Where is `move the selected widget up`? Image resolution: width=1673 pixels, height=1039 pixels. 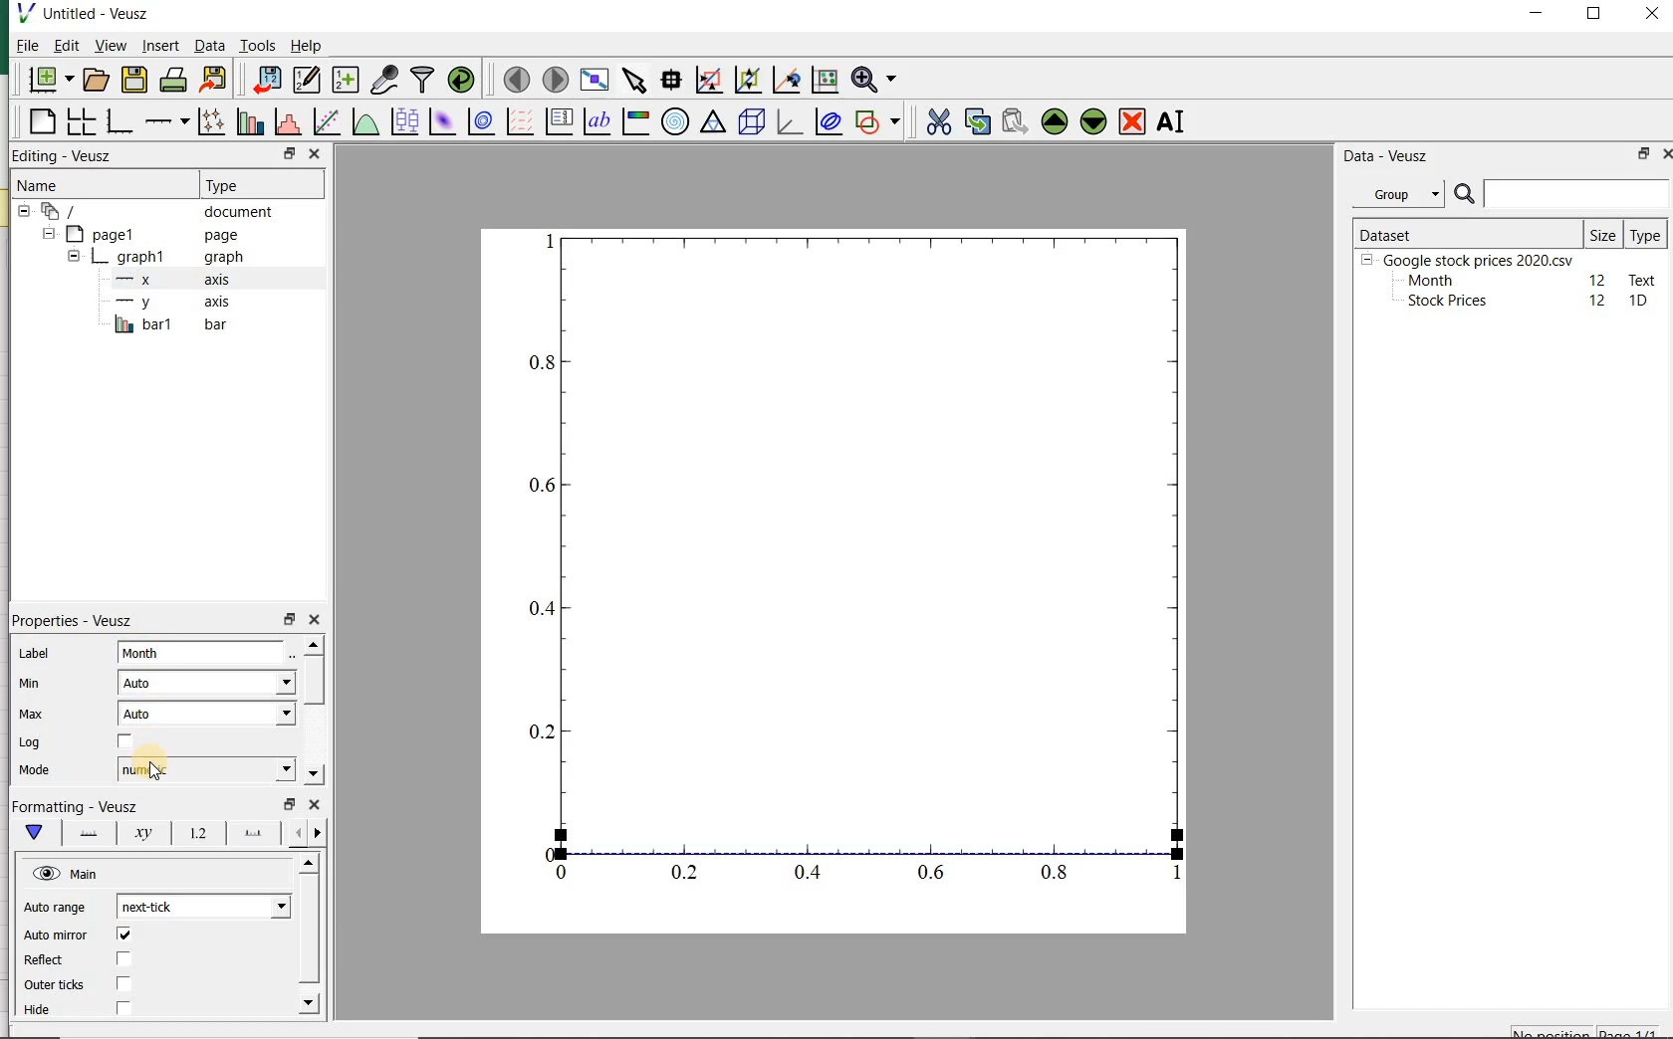 move the selected widget up is located at coordinates (1055, 121).